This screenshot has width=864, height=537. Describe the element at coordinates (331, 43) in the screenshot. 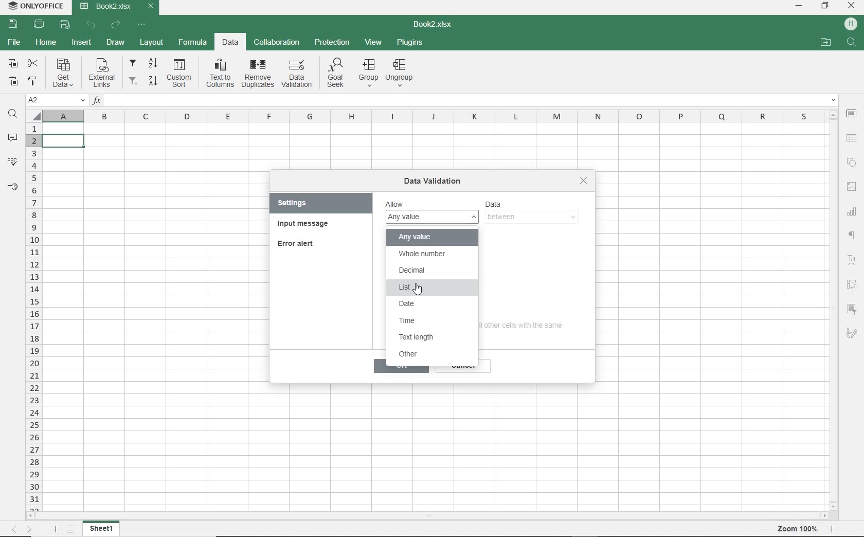

I see `PROTECTION` at that location.